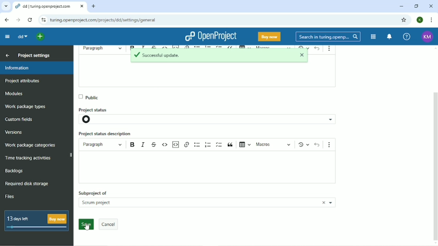 This screenshot has height=246, width=438. I want to click on closee, so click(303, 56).